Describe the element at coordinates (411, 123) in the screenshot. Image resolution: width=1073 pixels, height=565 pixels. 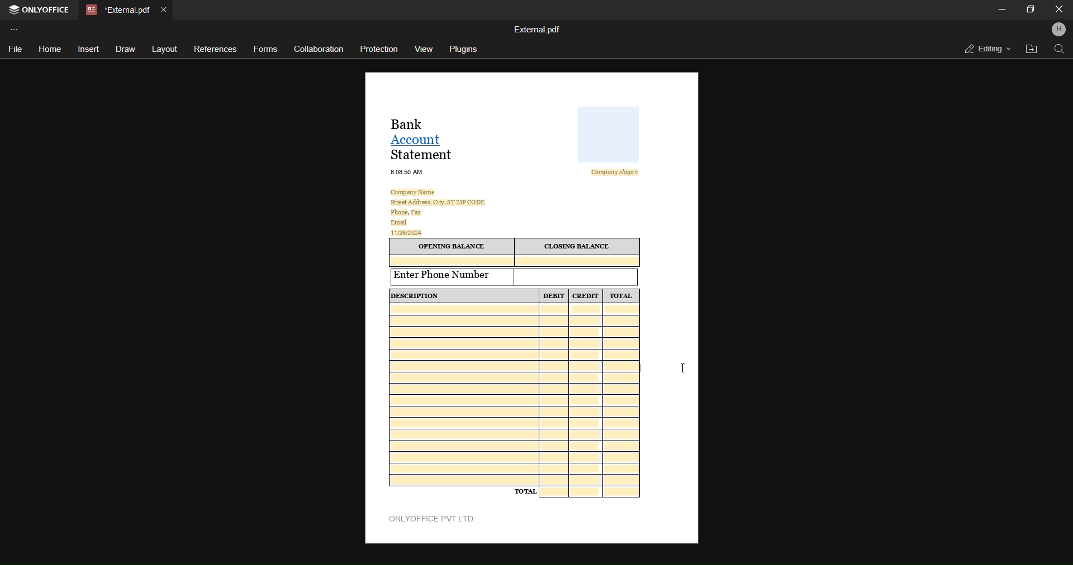
I see `Bank` at that location.